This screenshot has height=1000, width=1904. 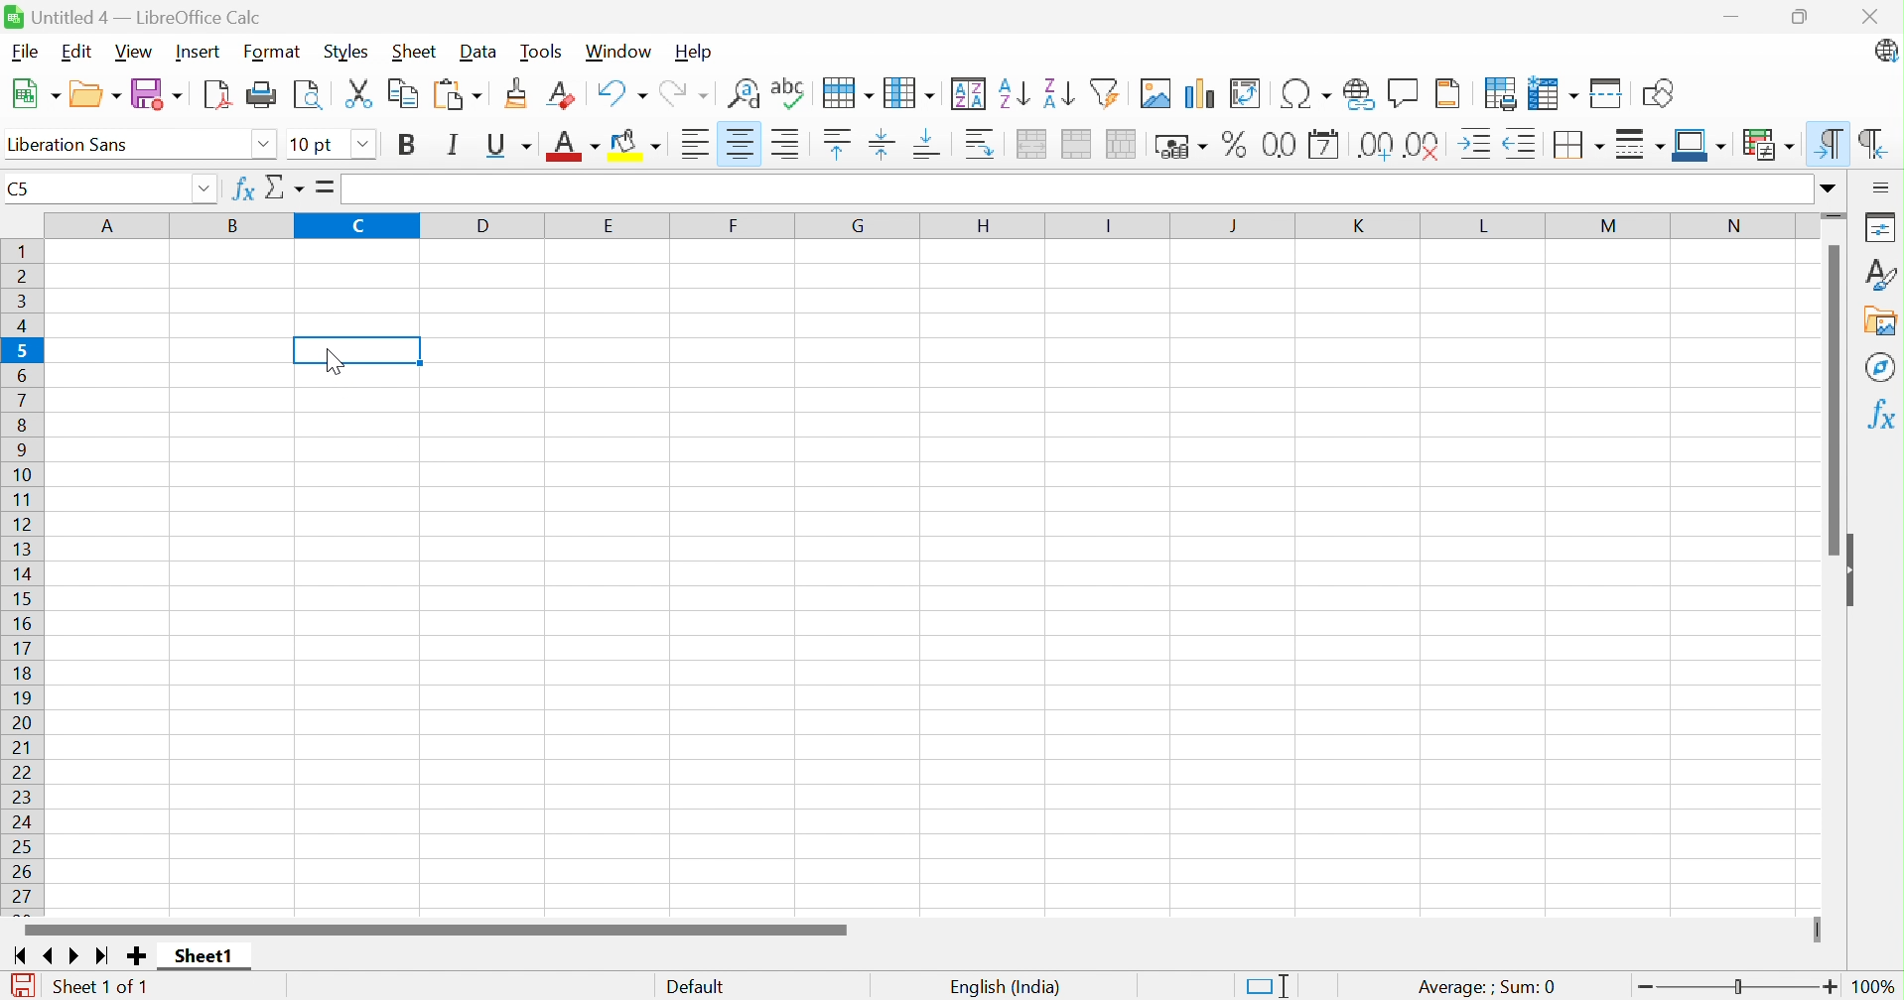 What do you see at coordinates (1356, 93) in the screenshot?
I see `Insert Hyperlink` at bounding box center [1356, 93].